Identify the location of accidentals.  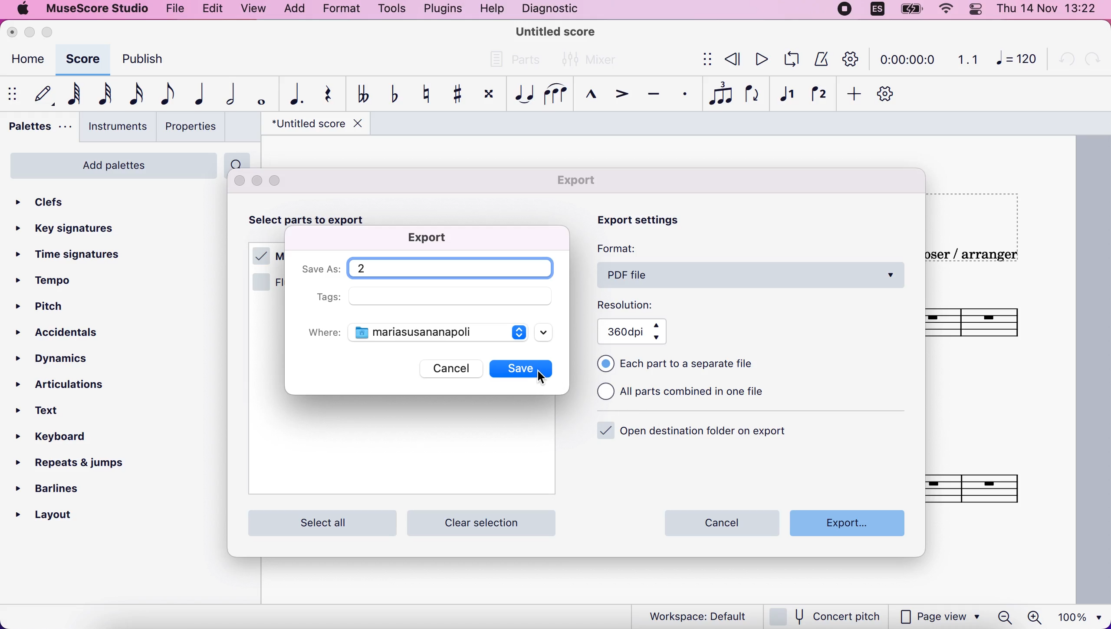
(64, 337).